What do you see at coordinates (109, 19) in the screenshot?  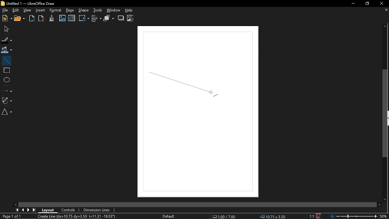 I see `Arrange` at bounding box center [109, 19].